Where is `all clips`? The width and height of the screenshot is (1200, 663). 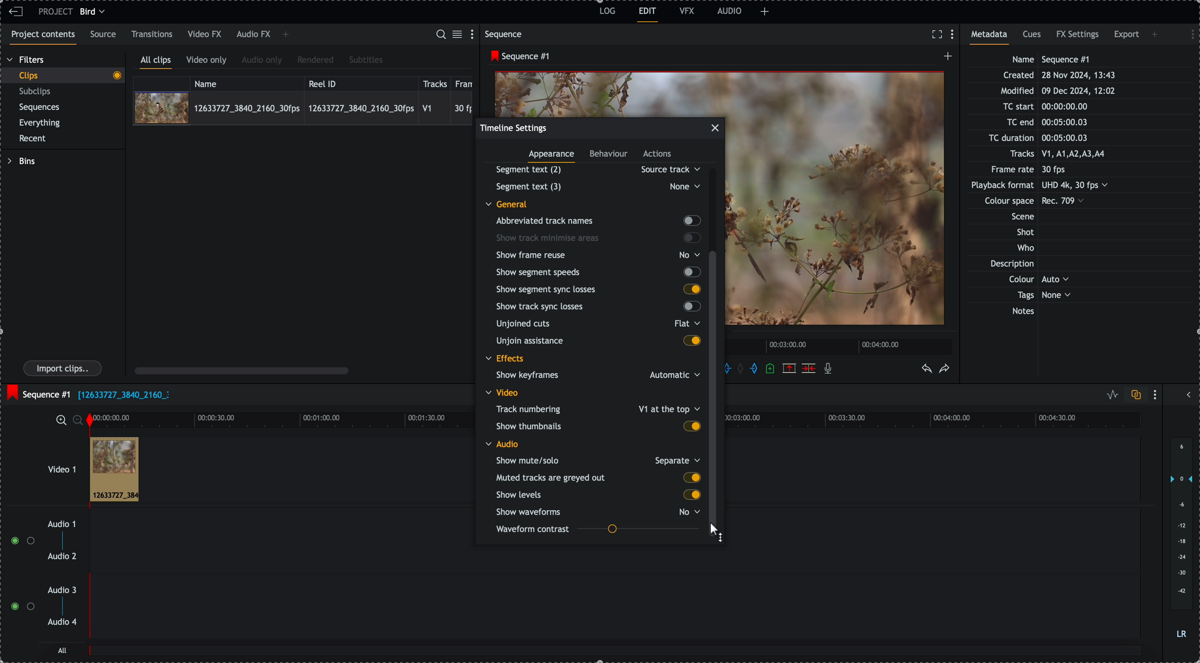
all clips is located at coordinates (156, 62).